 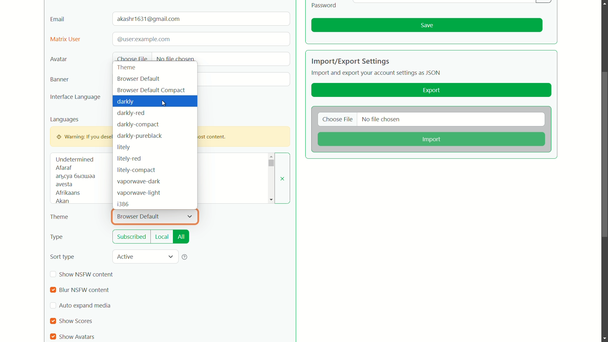 I want to click on banner, so click(x=59, y=79).